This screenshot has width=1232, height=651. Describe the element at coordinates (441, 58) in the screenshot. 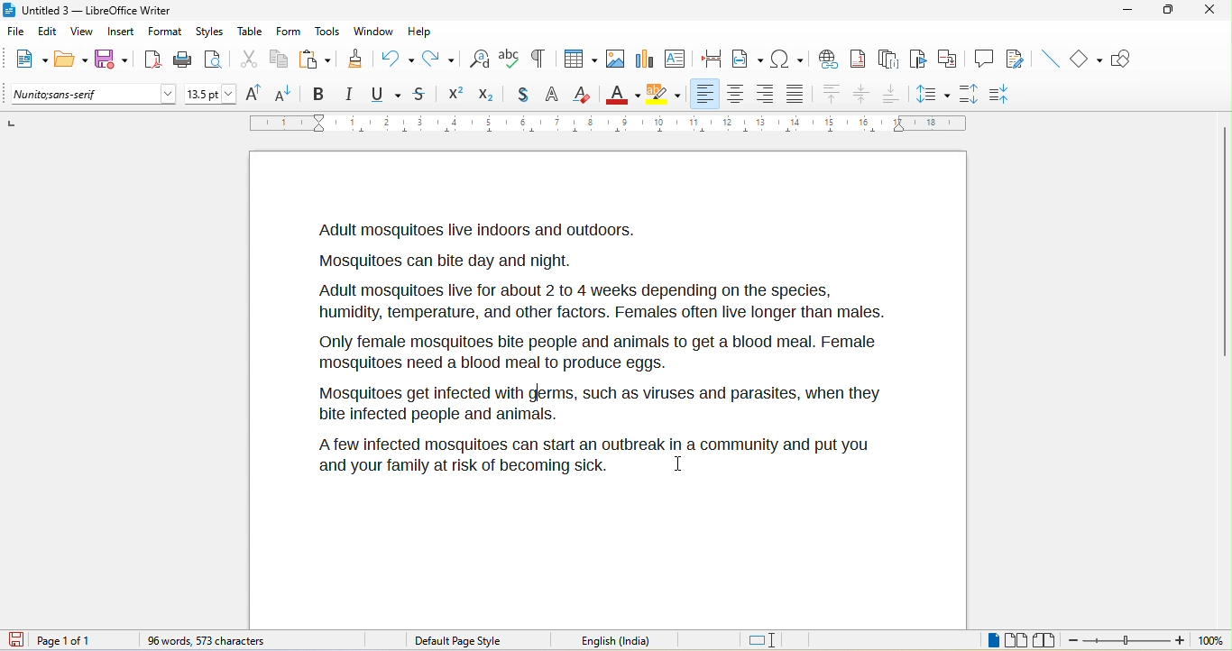

I see `redo` at that location.